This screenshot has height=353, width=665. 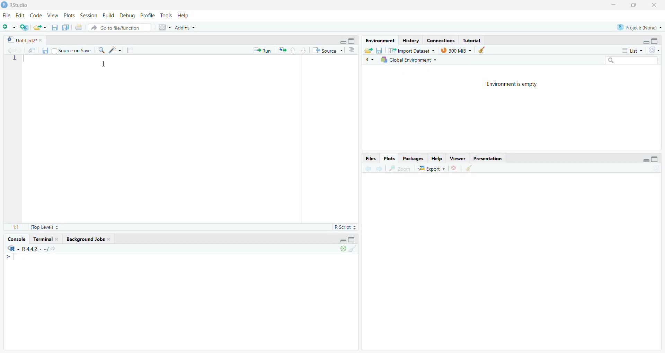 What do you see at coordinates (15, 228) in the screenshot?
I see `1:1` at bounding box center [15, 228].